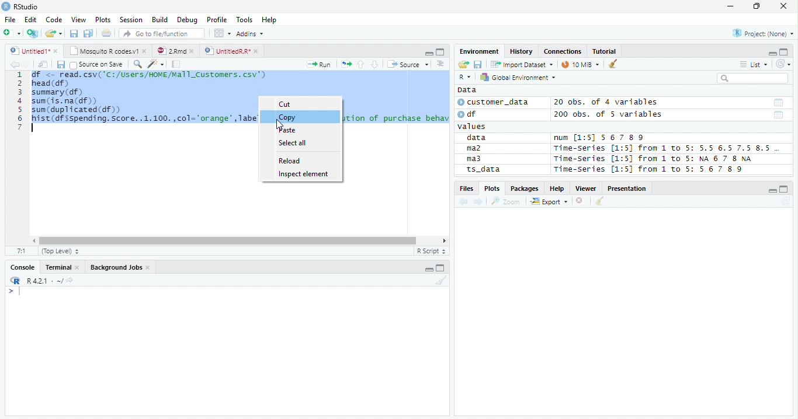 Image resolution: width=798 pixels, height=419 pixels. I want to click on Close, so click(783, 6).